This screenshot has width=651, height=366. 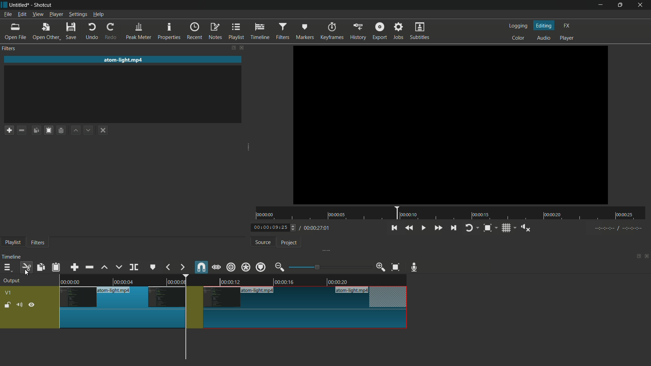 I want to click on settings menu, so click(x=78, y=15).